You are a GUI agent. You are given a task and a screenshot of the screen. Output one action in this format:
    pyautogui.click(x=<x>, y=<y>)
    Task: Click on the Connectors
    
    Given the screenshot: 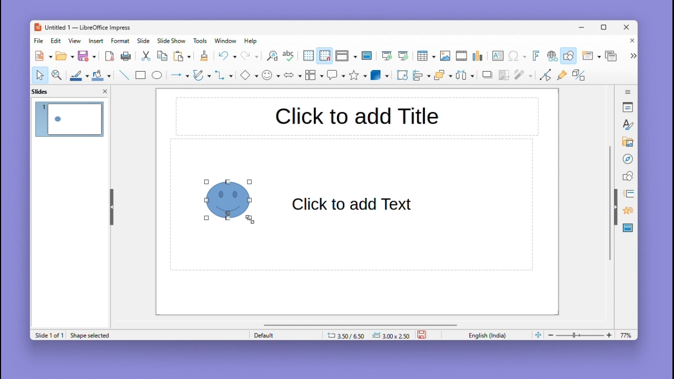 What is the action you would take?
    pyautogui.click(x=224, y=75)
    